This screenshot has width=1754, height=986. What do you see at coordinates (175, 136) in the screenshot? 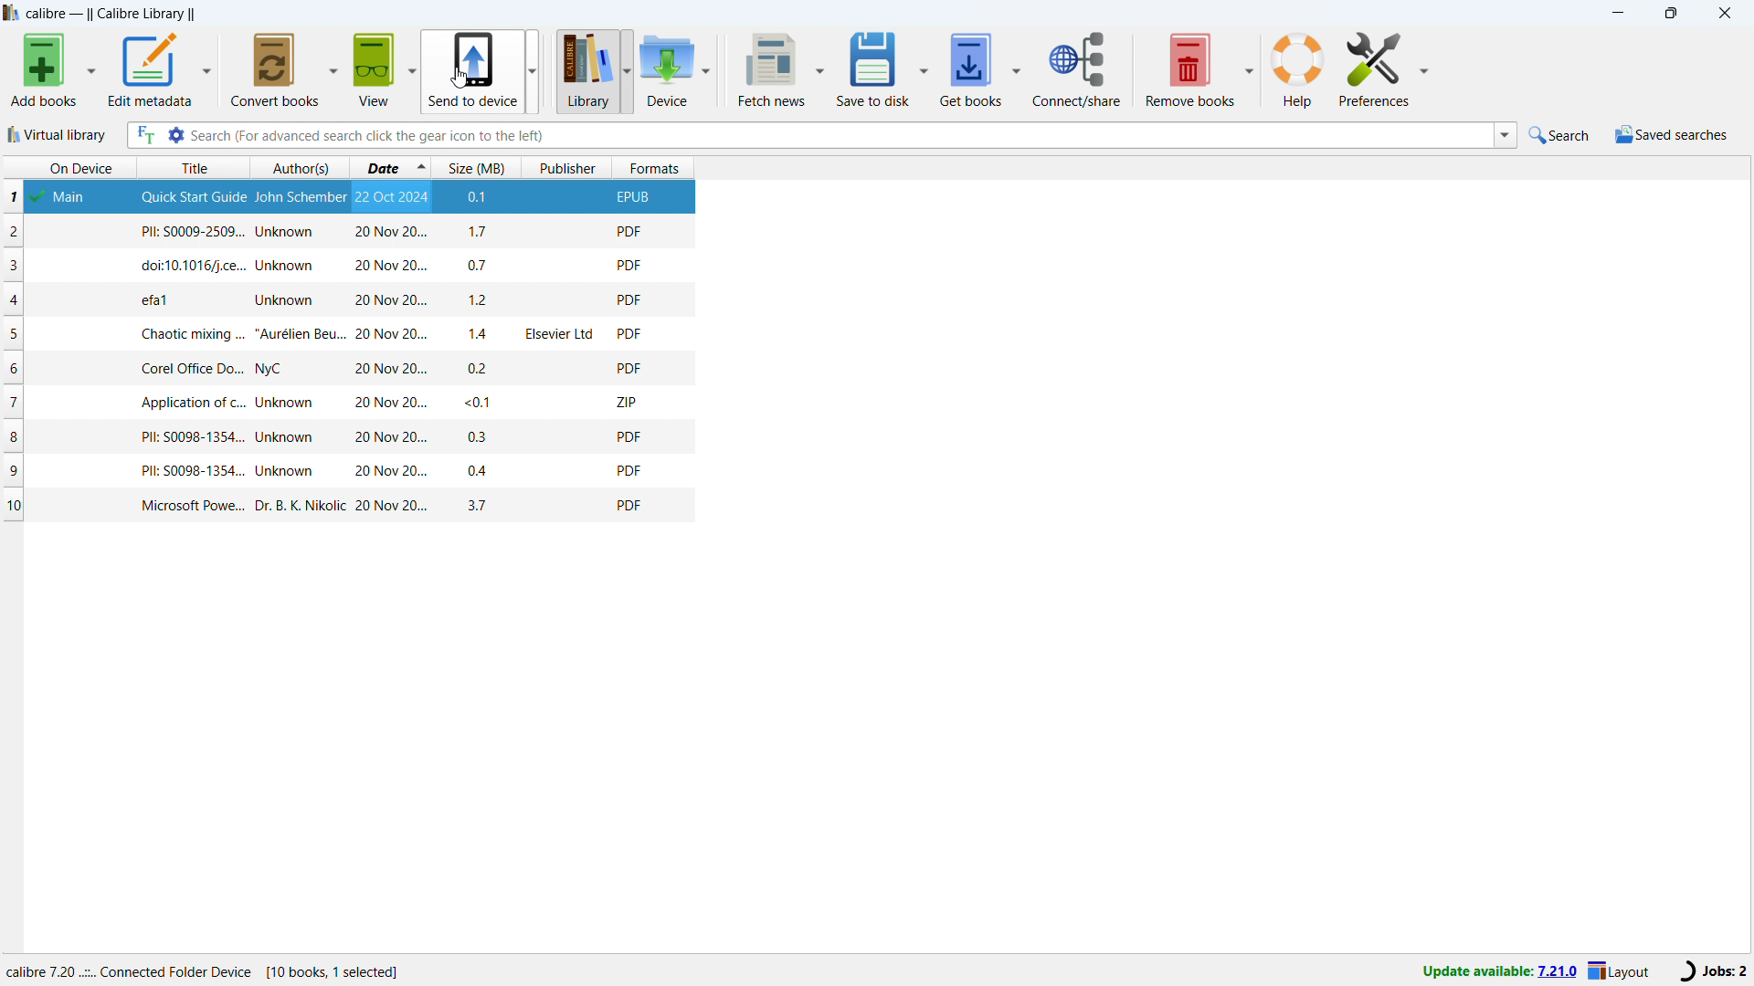
I see `advanced search` at bounding box center [175, 136].